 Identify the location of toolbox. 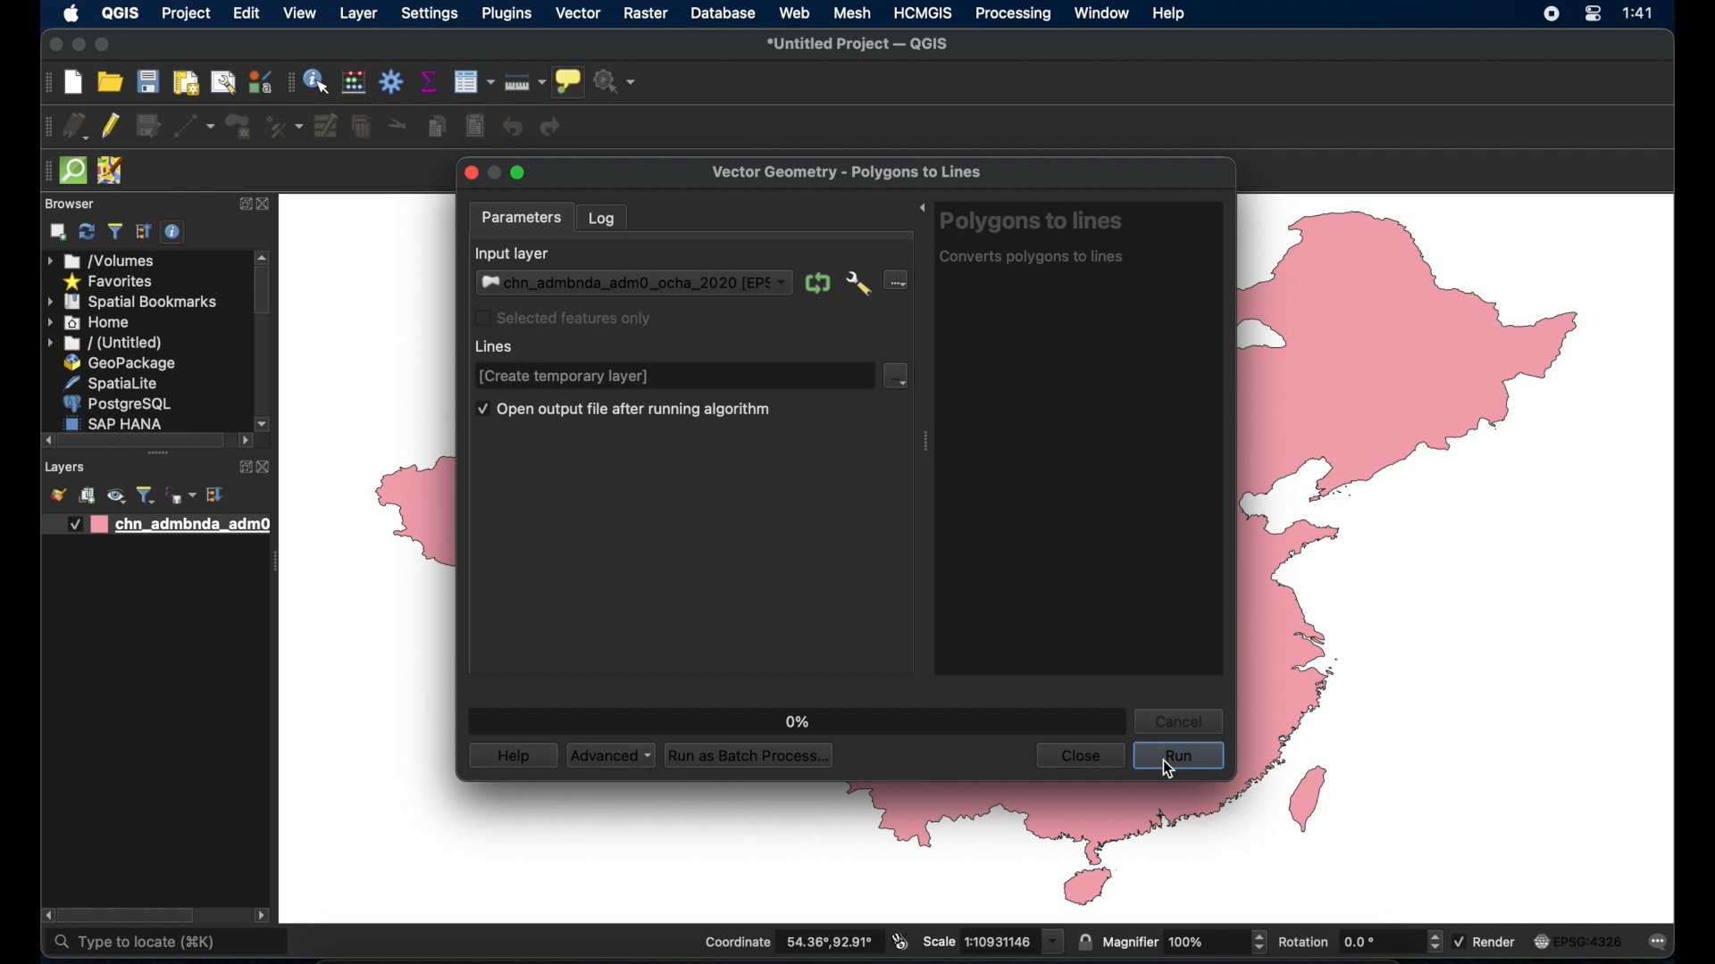
(392, 81).